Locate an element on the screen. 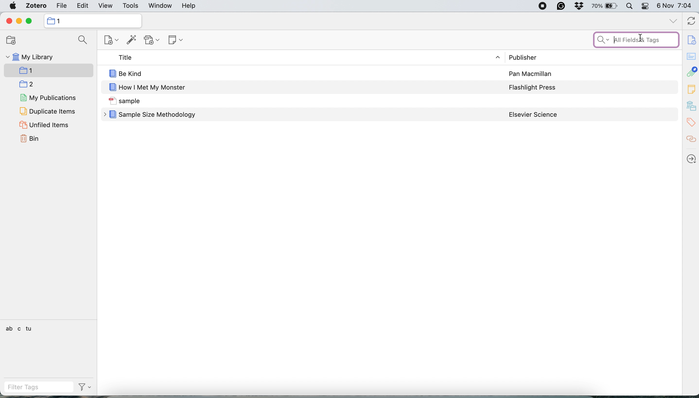 The image size is (699, 398). close is located at coordinates (9, 21).